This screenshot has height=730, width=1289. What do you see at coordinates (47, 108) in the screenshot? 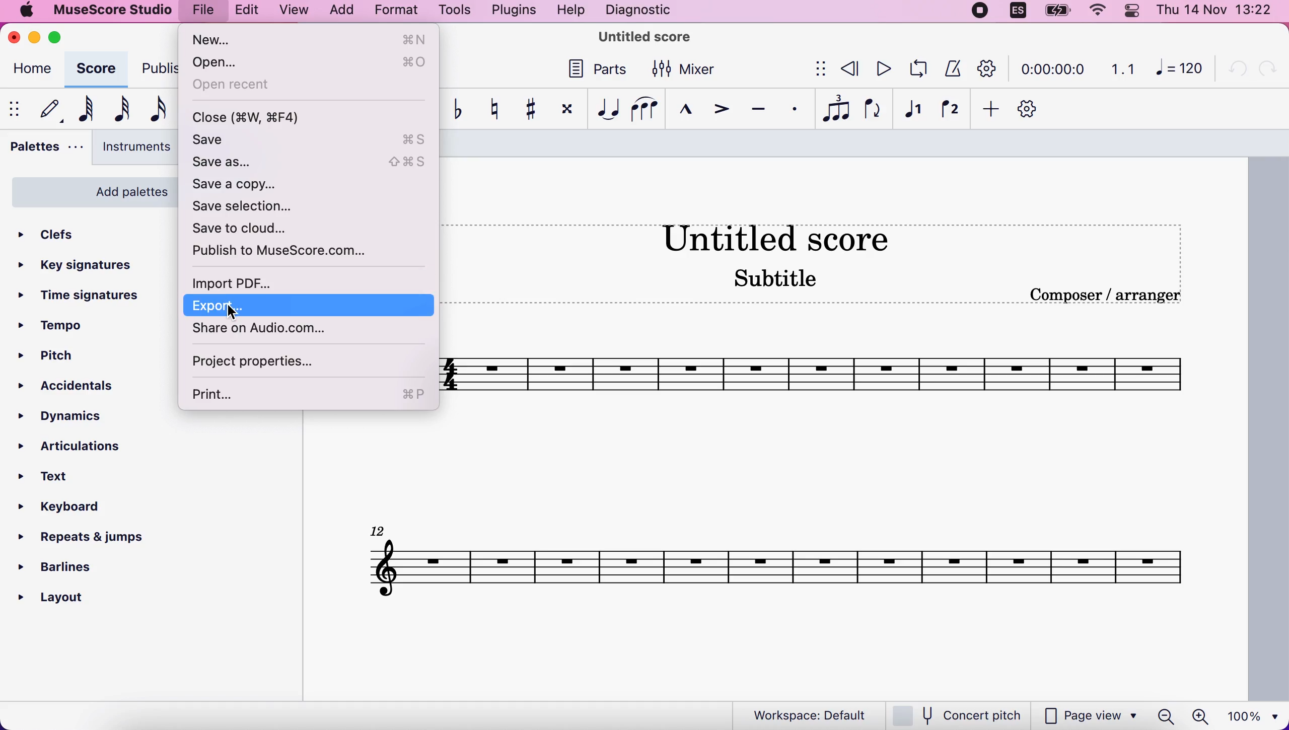
I see `default` at bounding box center [47, 108].